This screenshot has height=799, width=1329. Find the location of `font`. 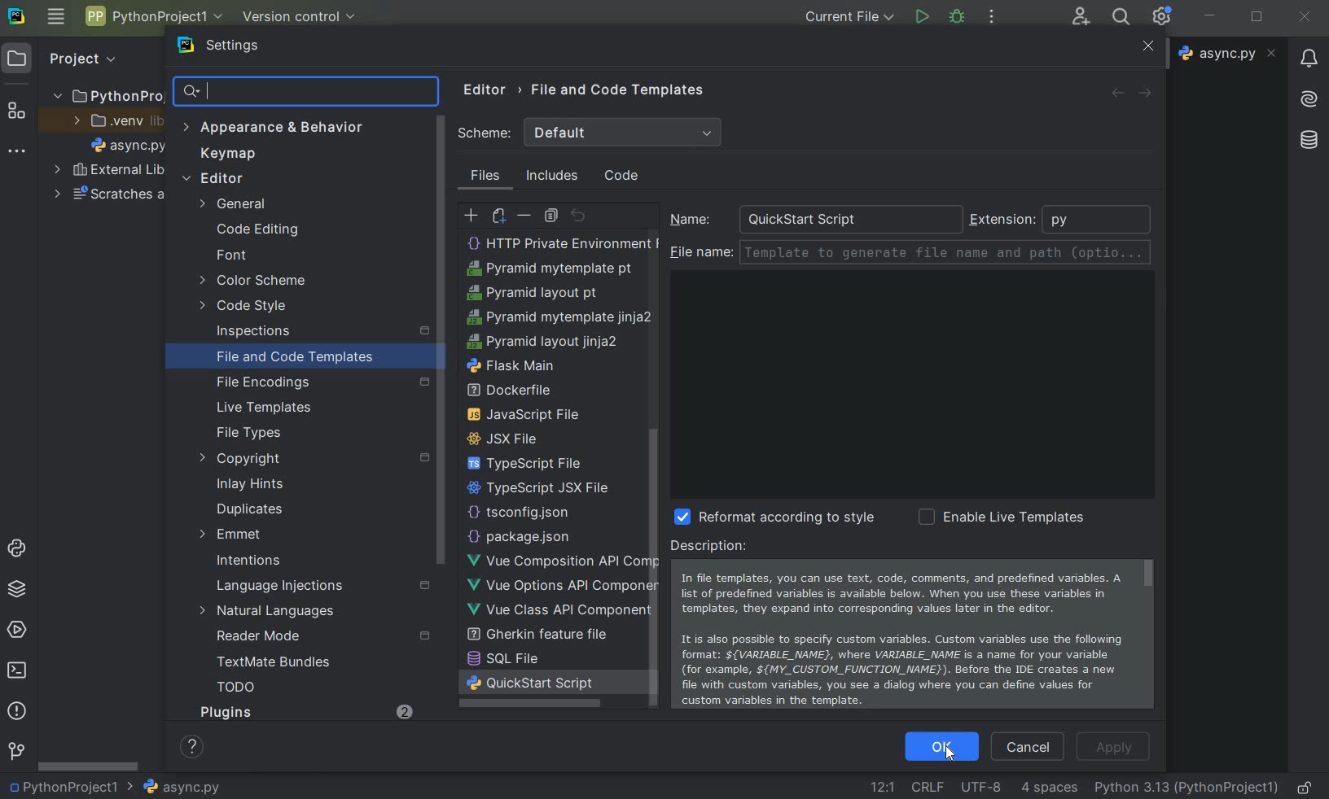

font is located at coordinates (231, 256).